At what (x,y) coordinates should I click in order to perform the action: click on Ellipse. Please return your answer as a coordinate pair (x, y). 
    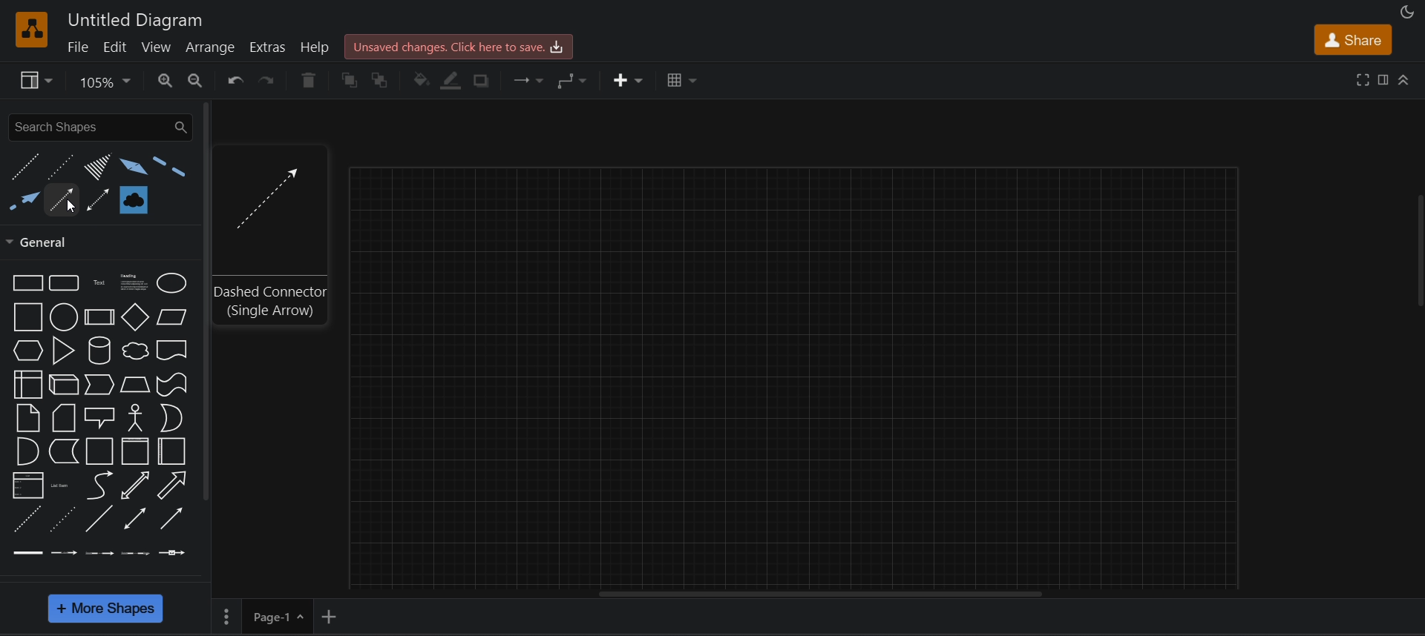
    Looking at the image, I should click on (172, 284).